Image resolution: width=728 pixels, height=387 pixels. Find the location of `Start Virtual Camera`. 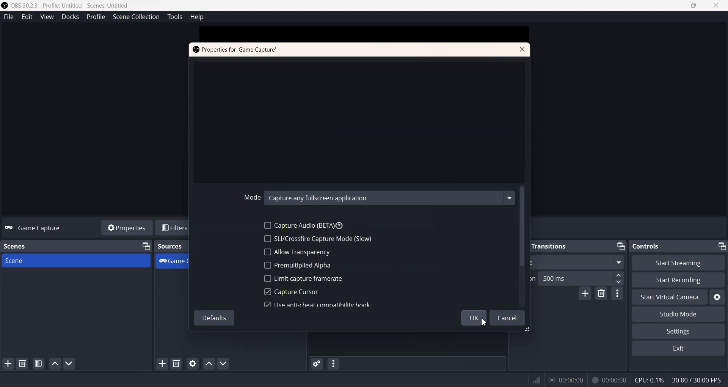

Start Virtual Camera is located at coordinates (669, 297).